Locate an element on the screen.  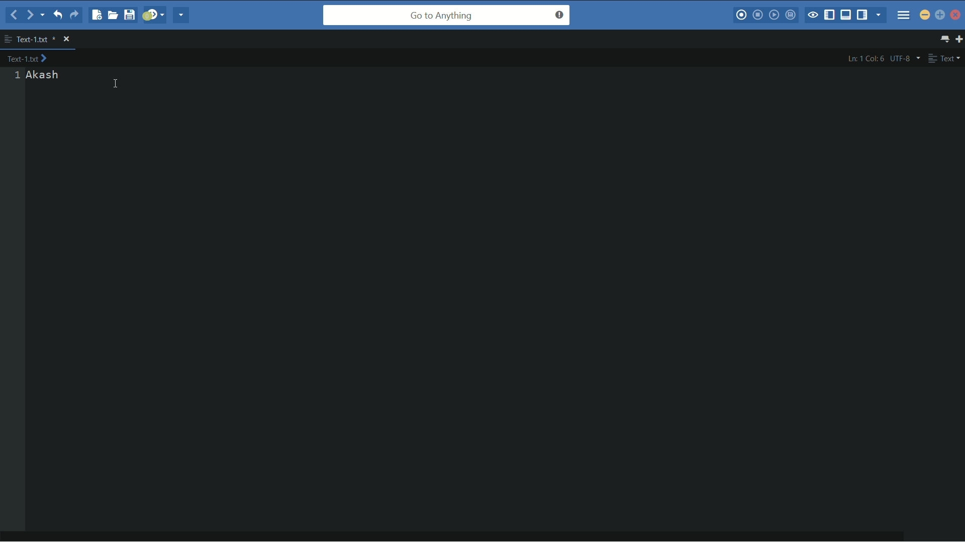
new tab is located at coordinates (959, 39).